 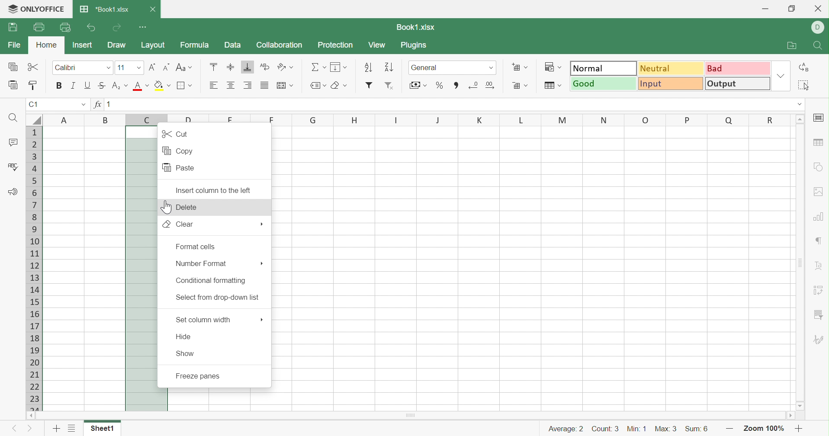 What do you see at coordinates (167, 85) in the screenshot?
I see `Drop Down` at bounding box center [167, 85].